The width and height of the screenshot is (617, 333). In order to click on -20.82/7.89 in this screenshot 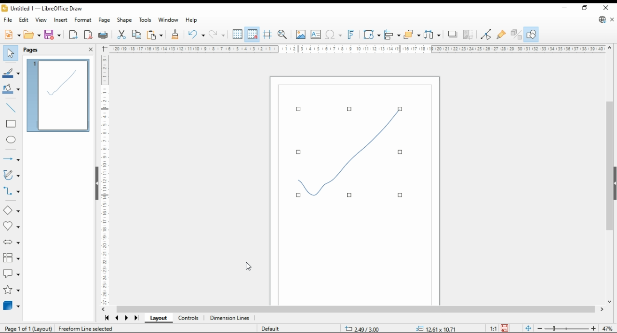, I will do `click(365, 329)`.